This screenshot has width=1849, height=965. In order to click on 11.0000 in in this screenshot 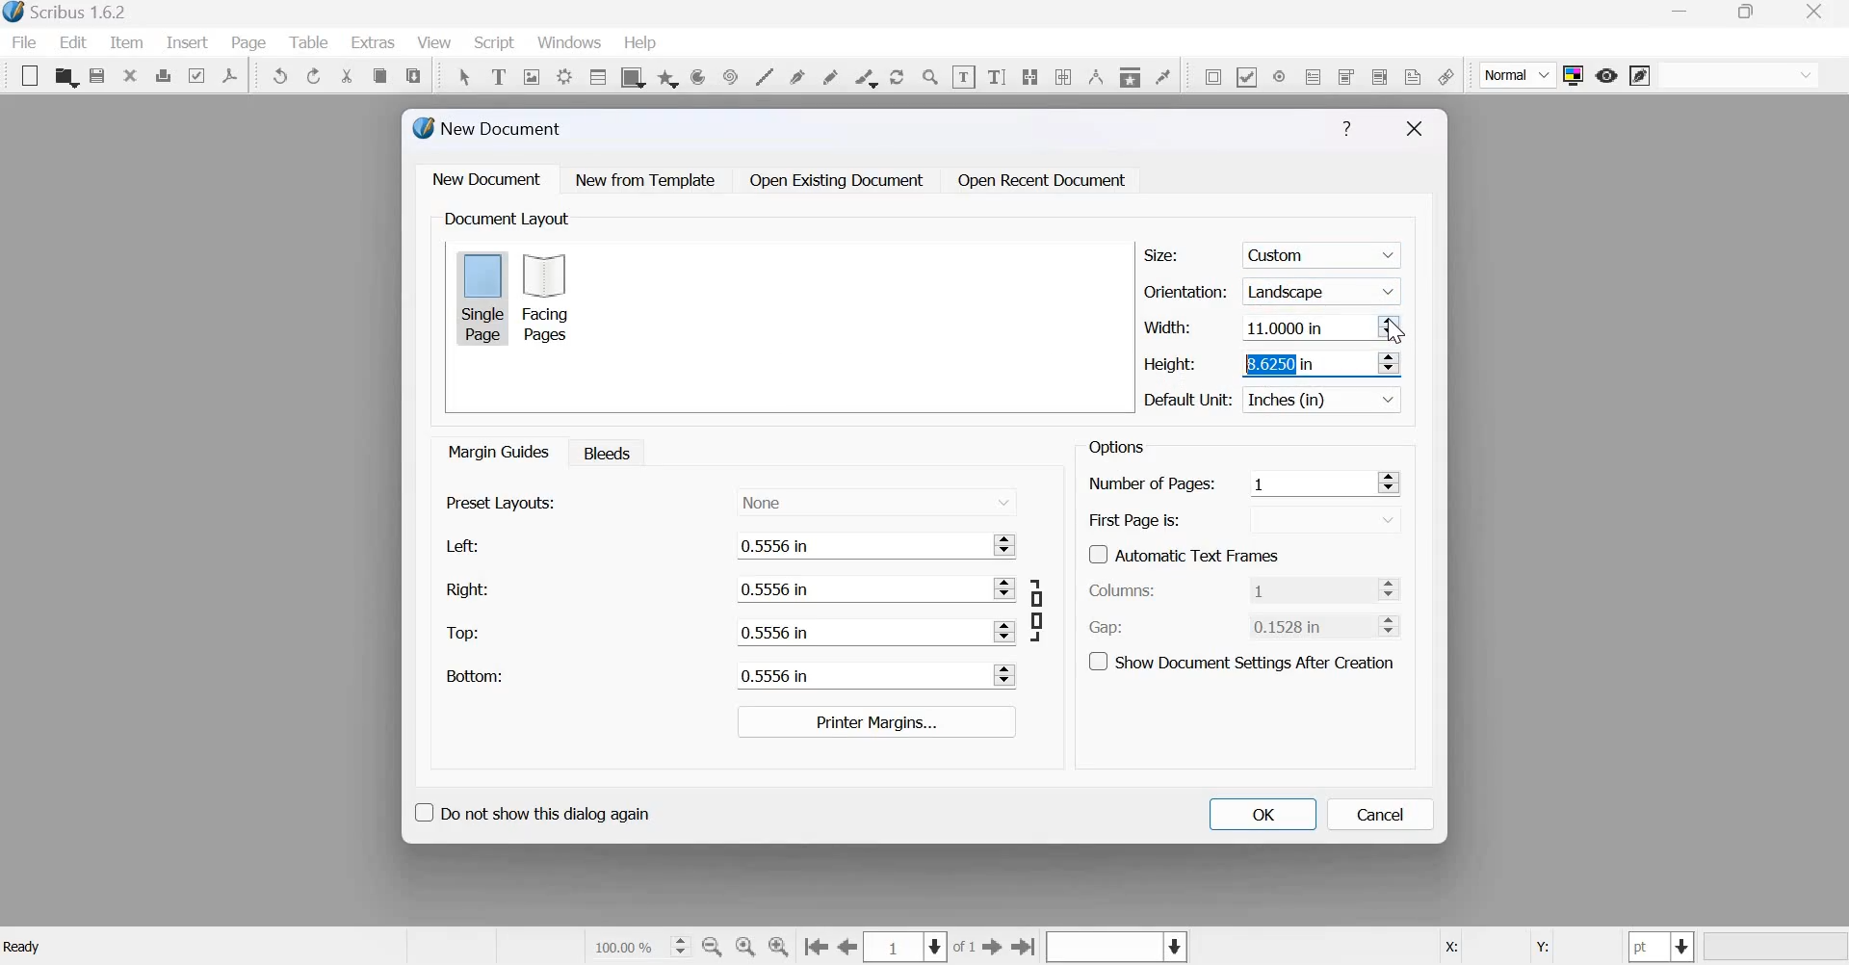, I will do `click(1303, 326)`.